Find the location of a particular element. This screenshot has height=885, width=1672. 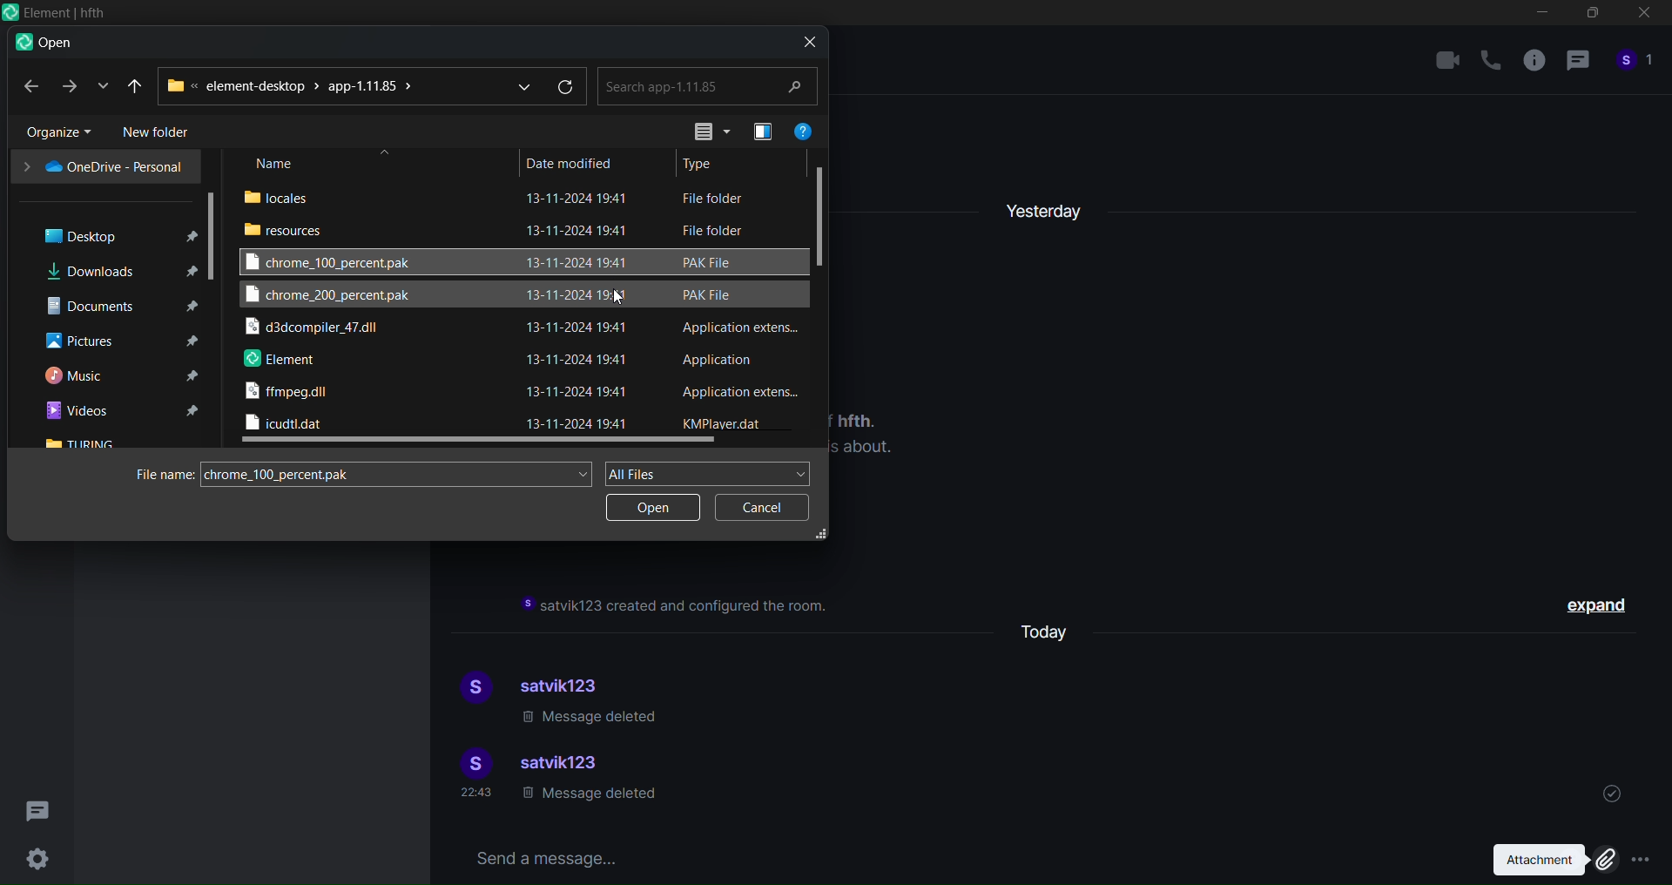

element is located at coordinates (280, 361).